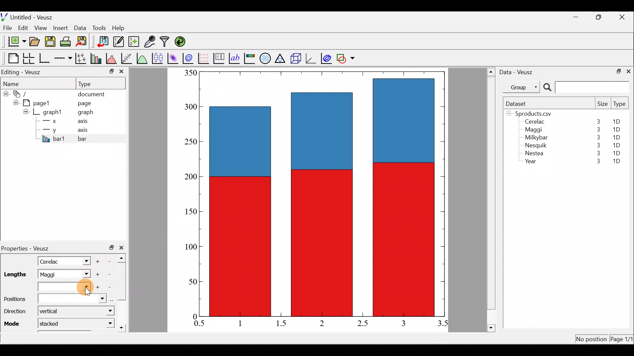 Image resolution: width=634 pixels, height=356 pixels. I want to click on 1, so click(245, 323).